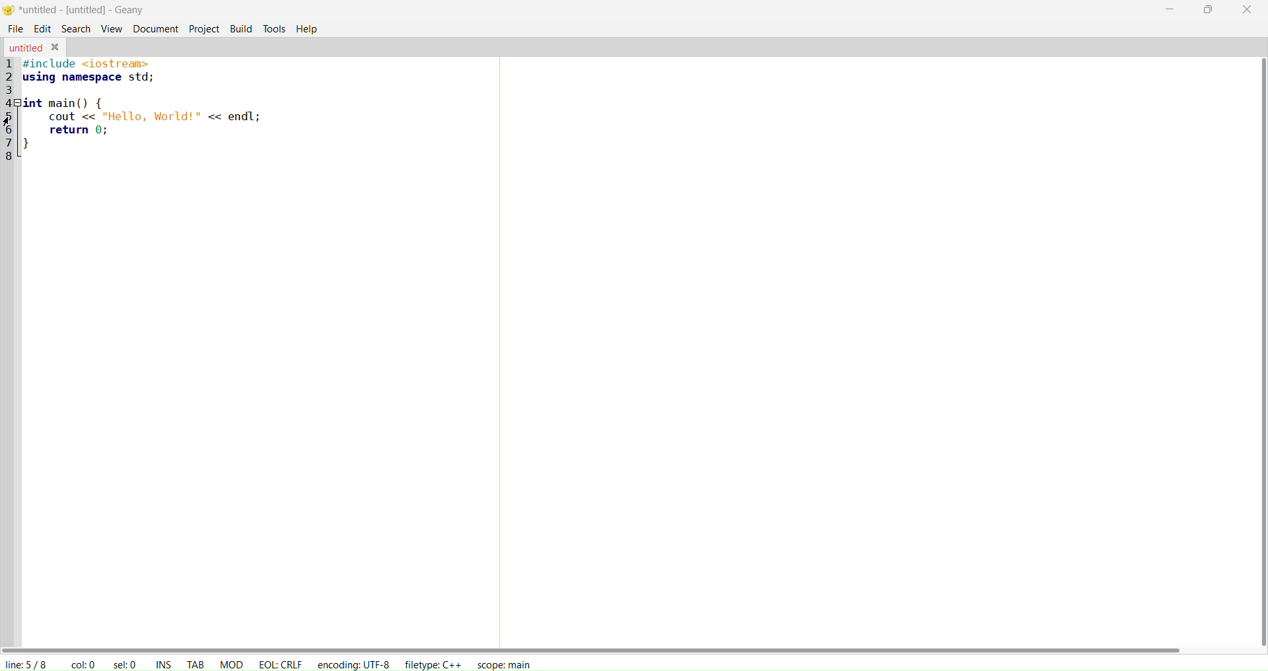 The height and width of the screenshot is (671, 1268). I want to click on filetype: C++, so click(433, 664).